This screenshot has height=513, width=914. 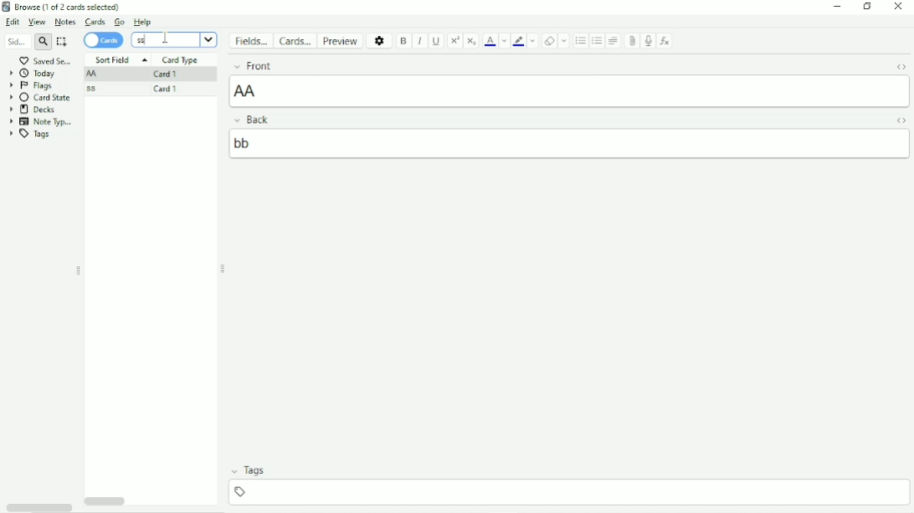 What do you see at coordinates (437, 41) in the screenshot?
I see `Underline` at bounding box center [437, 41].